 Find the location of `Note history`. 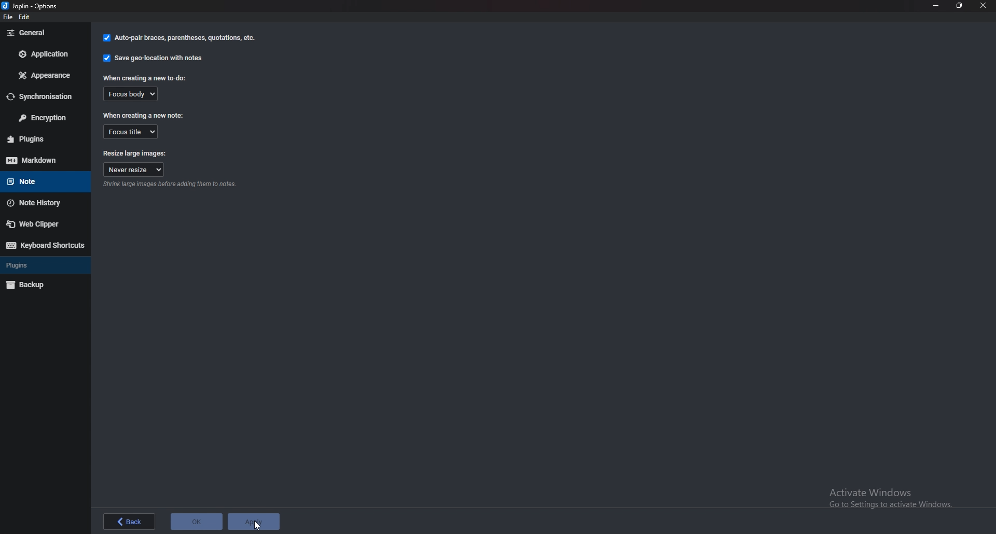

Note history is located at coordinates (41, 203).